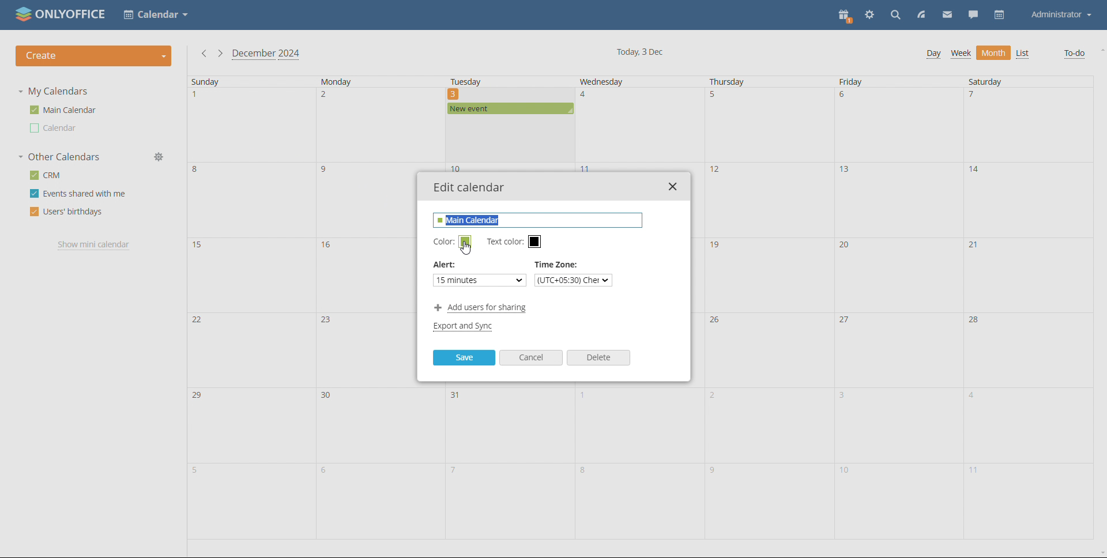  I want to click on date, so click(897, 275).